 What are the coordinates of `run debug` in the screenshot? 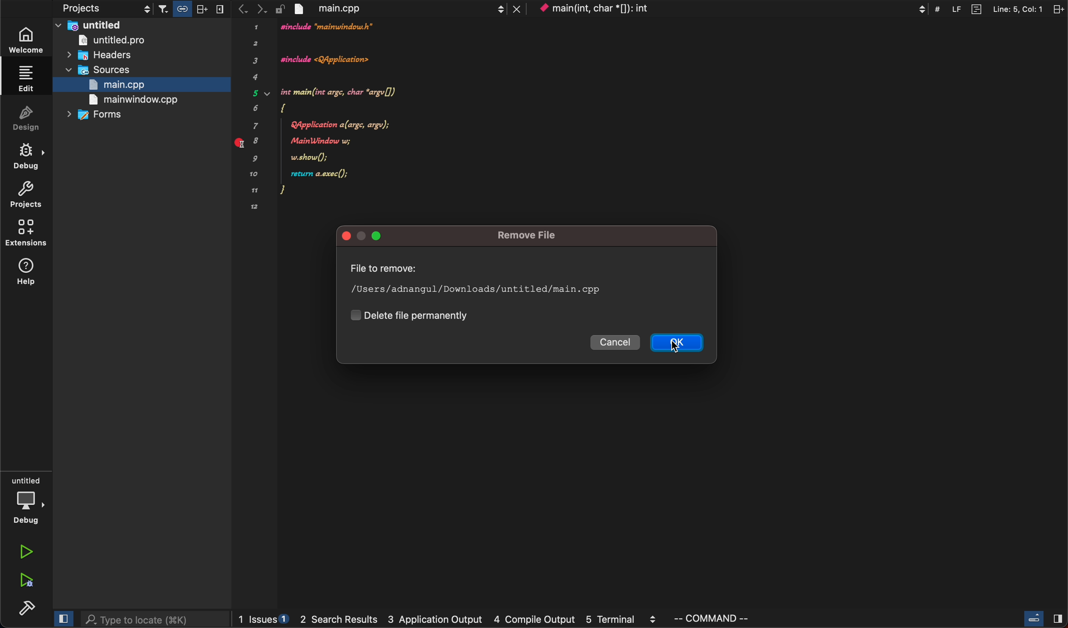 It's located at (25, 582).